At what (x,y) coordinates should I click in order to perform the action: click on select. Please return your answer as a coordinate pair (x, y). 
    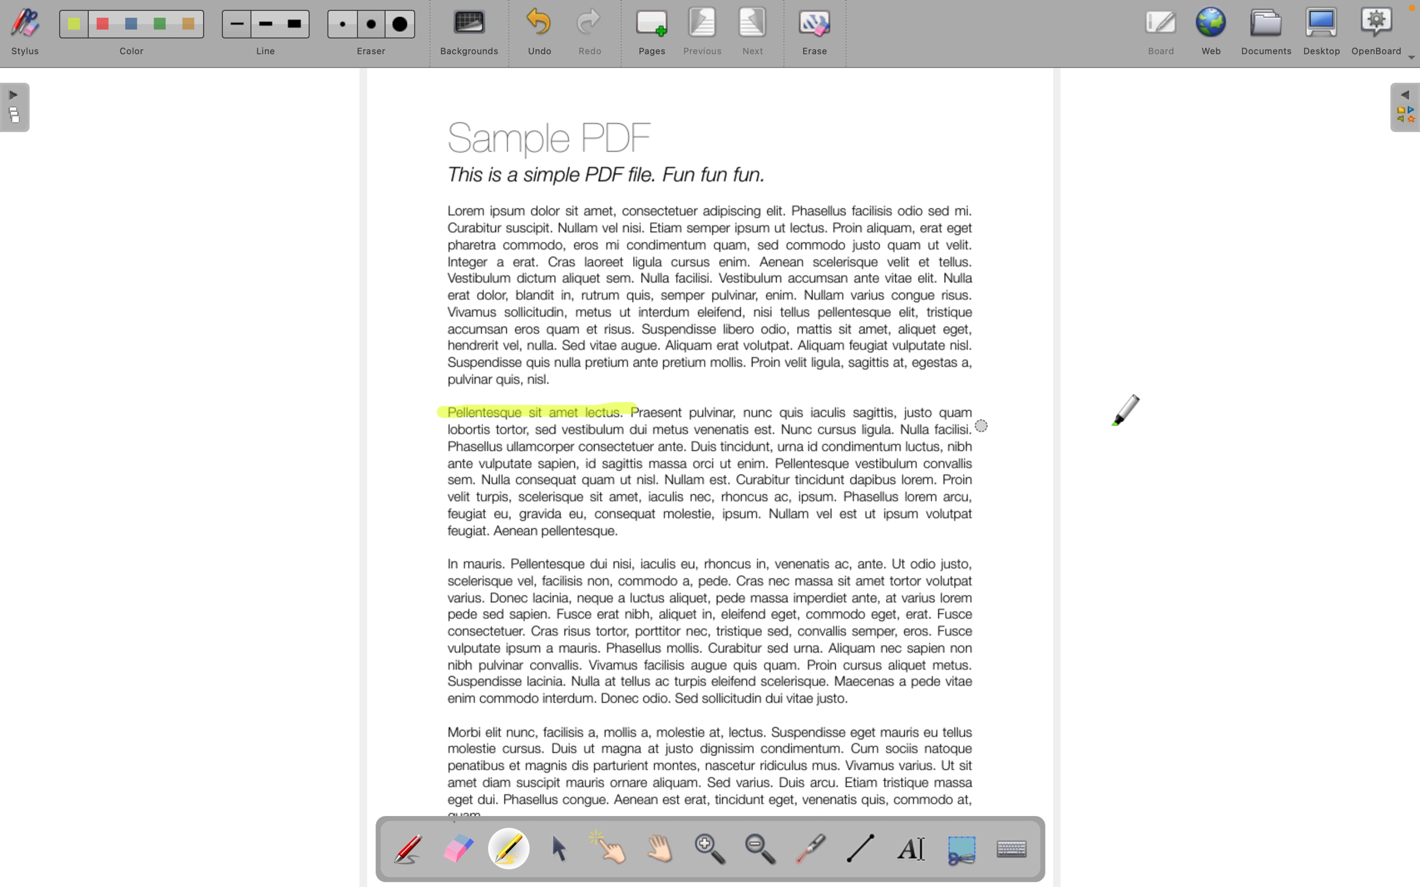
    Looking at the image, I should click on (562, 849).